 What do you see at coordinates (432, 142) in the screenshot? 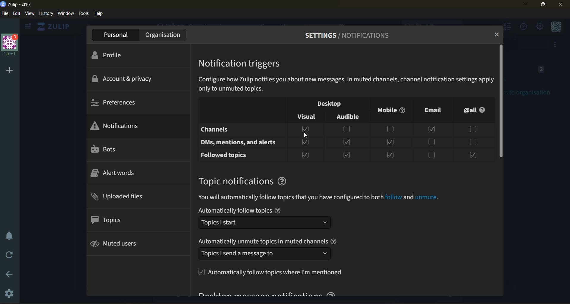
I see `checkbox` at bounding box center [432, 142].